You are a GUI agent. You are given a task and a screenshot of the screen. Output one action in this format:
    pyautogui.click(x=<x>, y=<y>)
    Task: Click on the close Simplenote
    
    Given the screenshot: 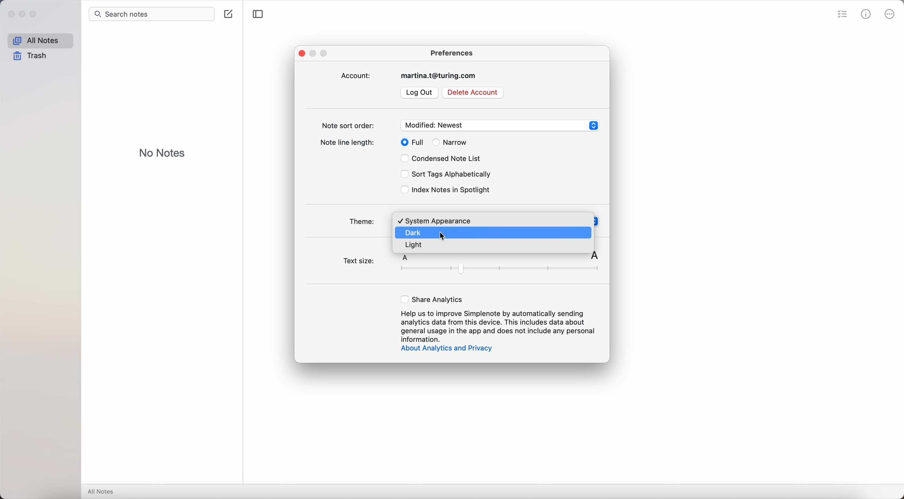 What is the action you would take?
    pyautogui.click(x=10, y=14)
    